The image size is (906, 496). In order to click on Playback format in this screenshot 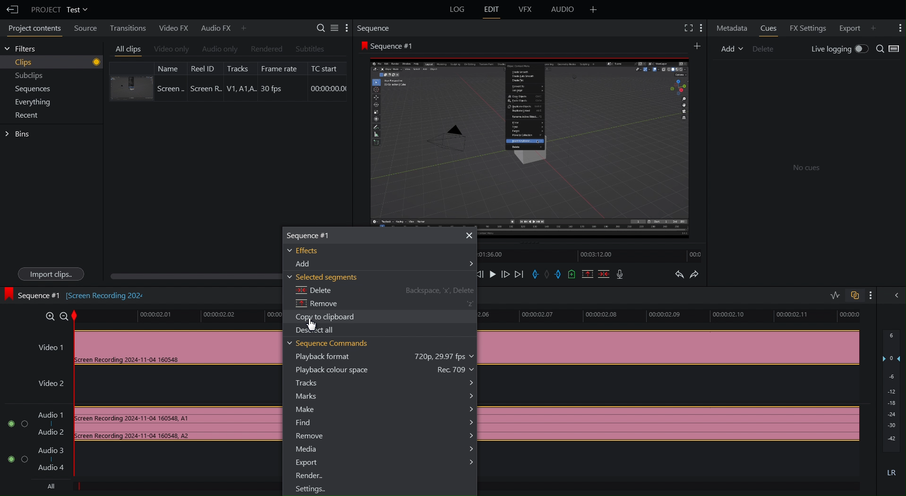, I will do `click(385, 358)`.